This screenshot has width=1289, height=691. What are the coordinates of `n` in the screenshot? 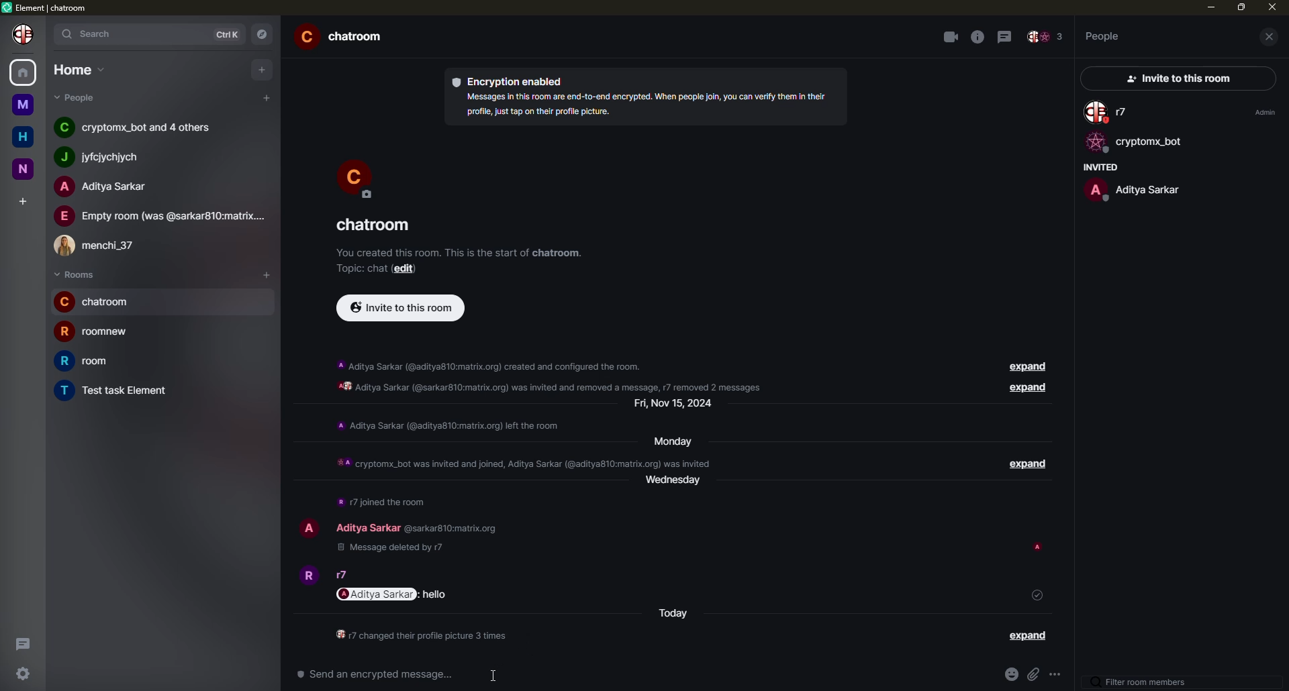 It's located at (28, 168).